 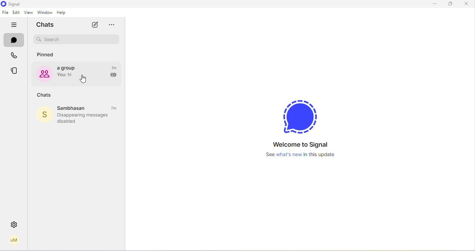 I want to click on view, so click(x=27, y=13).